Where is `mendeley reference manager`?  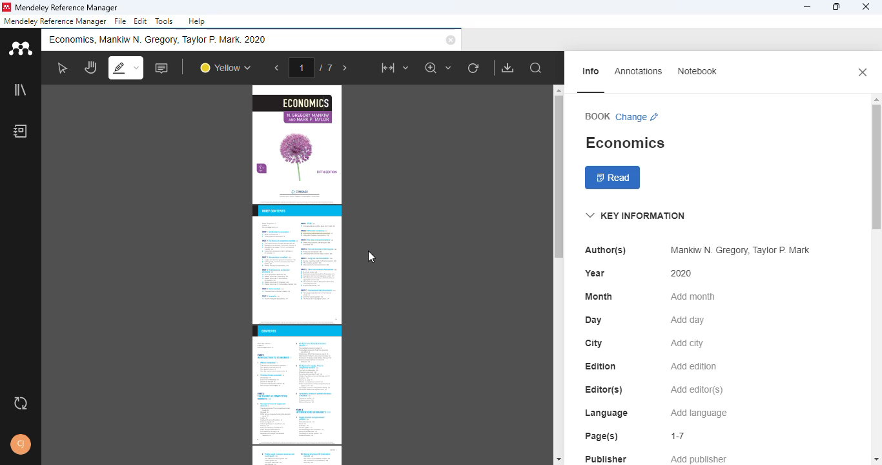 mendeley reference manager is located at coordinates (66, 8).